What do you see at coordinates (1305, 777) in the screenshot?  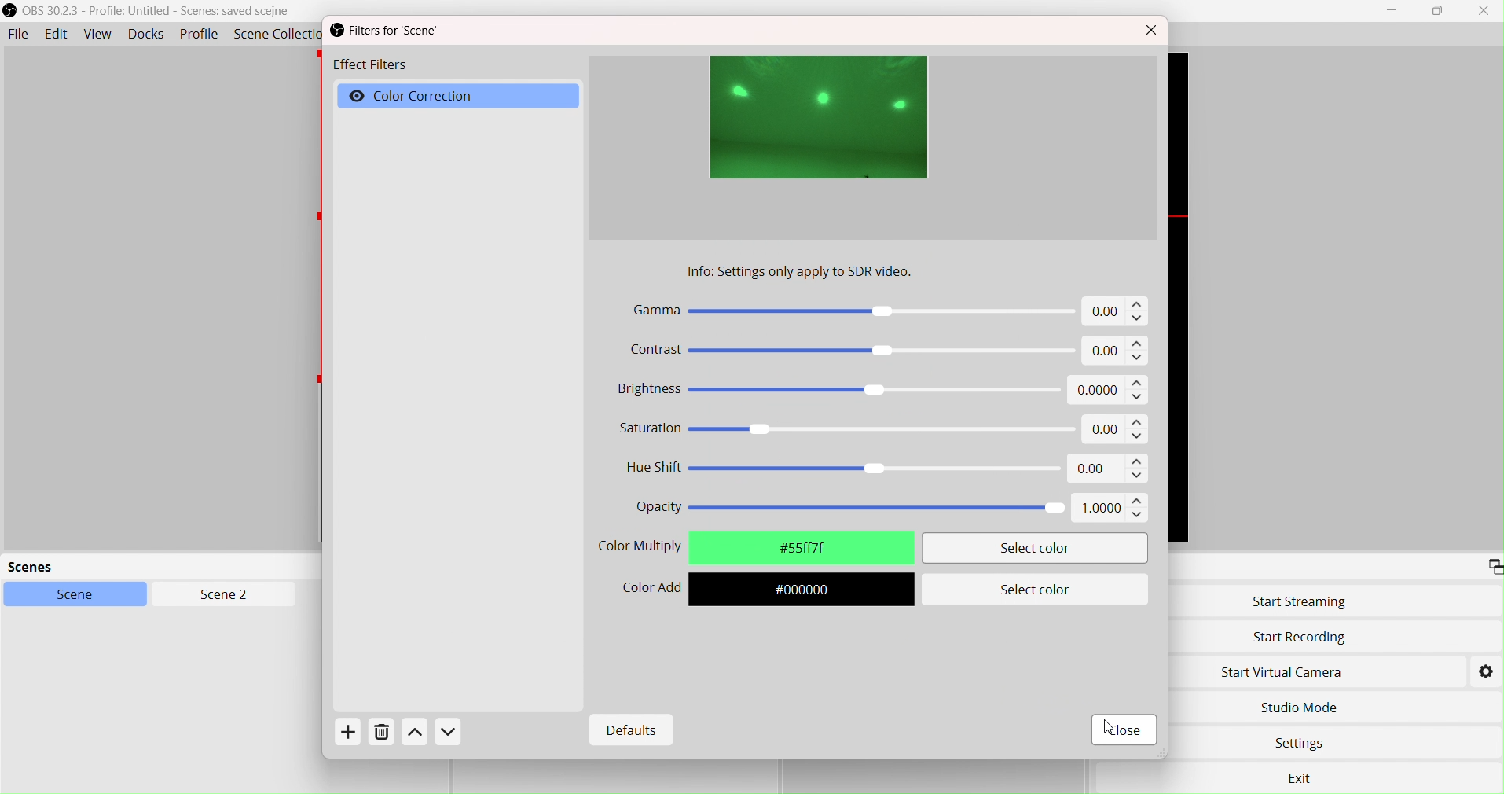 I see `exit` at bounding box center [1305, 777].